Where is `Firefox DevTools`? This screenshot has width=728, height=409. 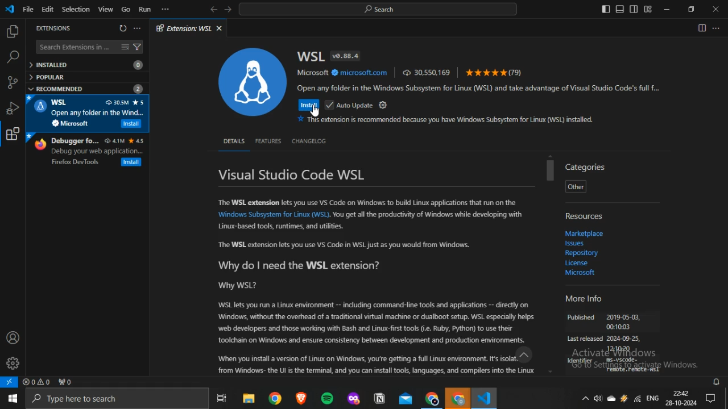
Firefox DevTools is located at coordinates (76, 162).